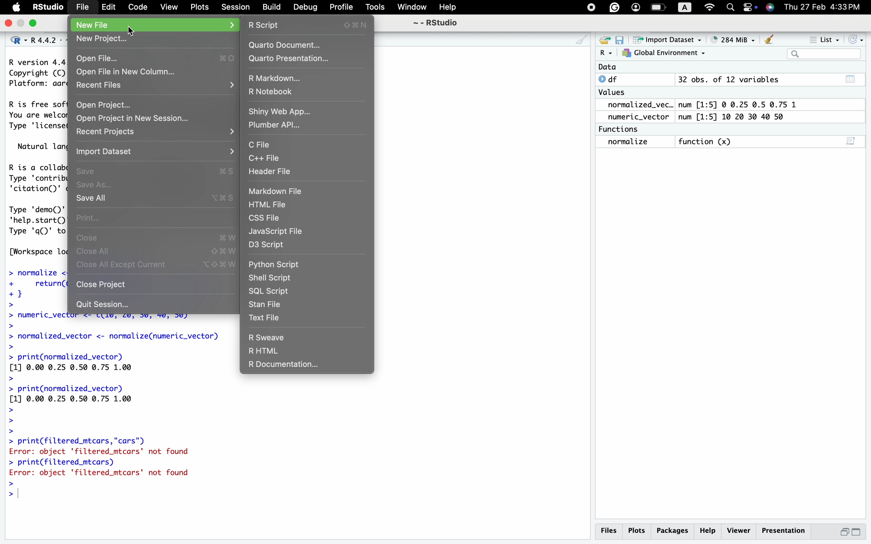 The width and height of the screenshot is (871, 544). I want to click on Recent Projects, so click(110, 132).